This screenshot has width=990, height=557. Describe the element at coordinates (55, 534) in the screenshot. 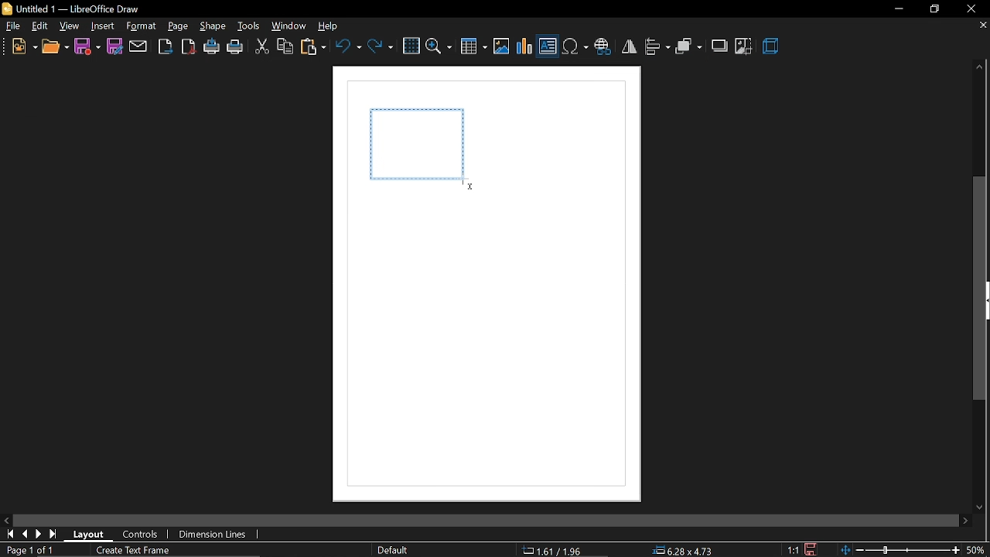

I see `next page` at that location.